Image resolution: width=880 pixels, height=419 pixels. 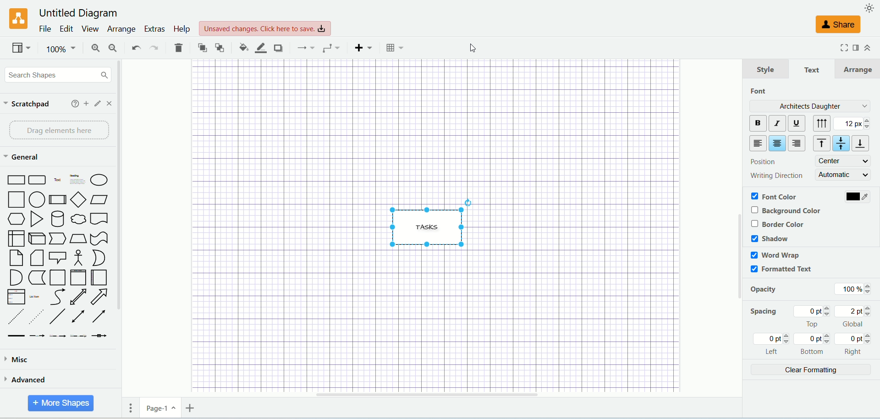 I want to click on help, so click(x=181, y=30).